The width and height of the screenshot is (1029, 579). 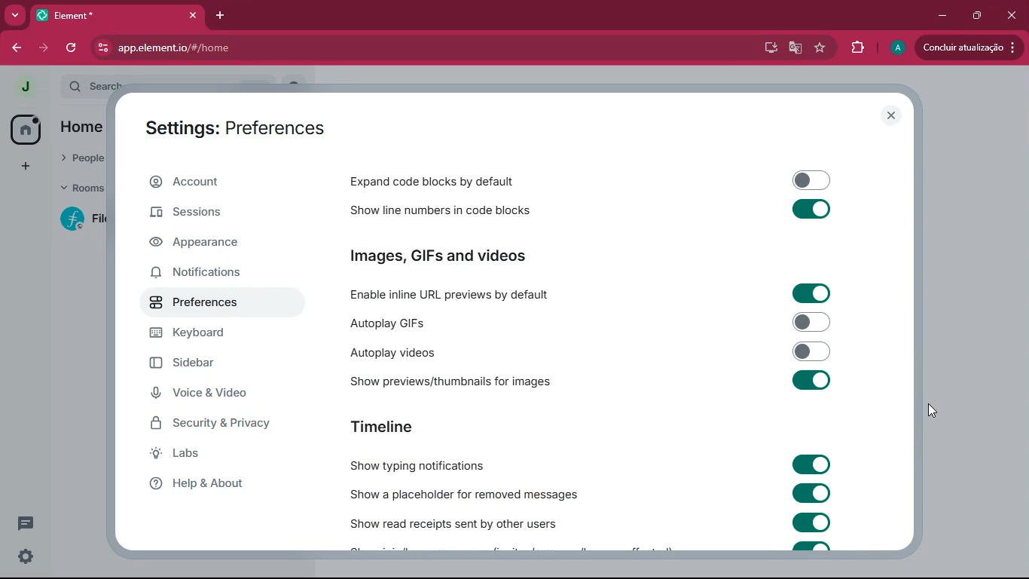 I want to click on toggle on/off, so click(x=813, y=322).